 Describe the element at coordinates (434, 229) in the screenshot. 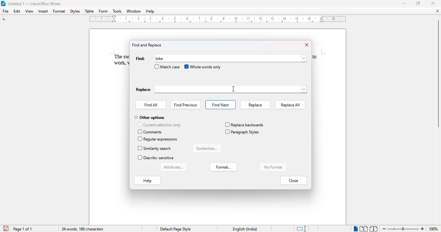

I see `100% (current zoom level)` at that location.